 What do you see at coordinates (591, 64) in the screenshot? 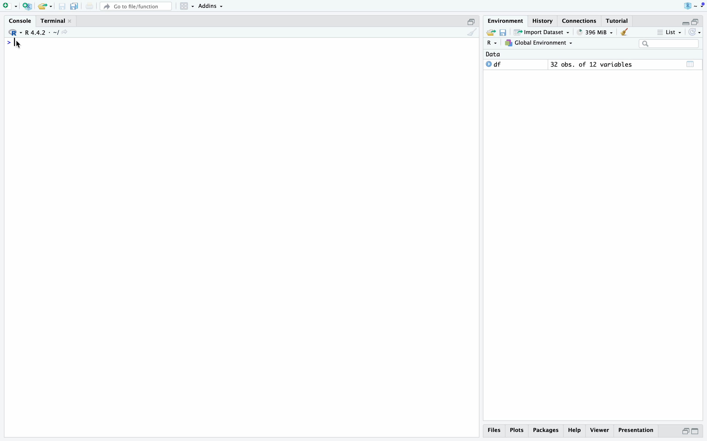
I see `32 obs. of 12 variables` at bounding box center [591, 64].